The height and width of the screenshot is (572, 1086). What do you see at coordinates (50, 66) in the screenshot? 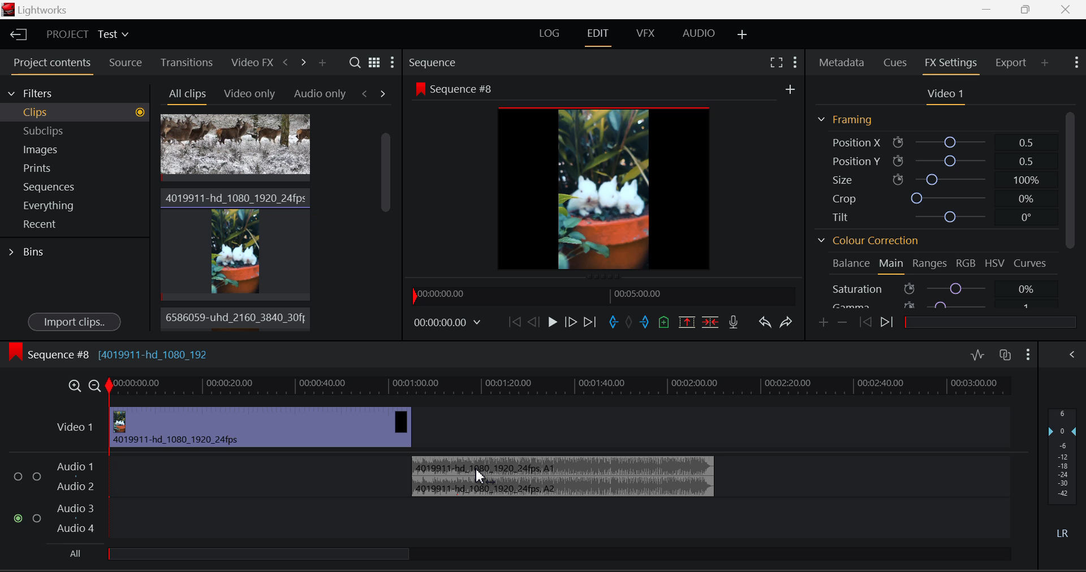
I see `Project contents open` at bounding box center [50, 66].